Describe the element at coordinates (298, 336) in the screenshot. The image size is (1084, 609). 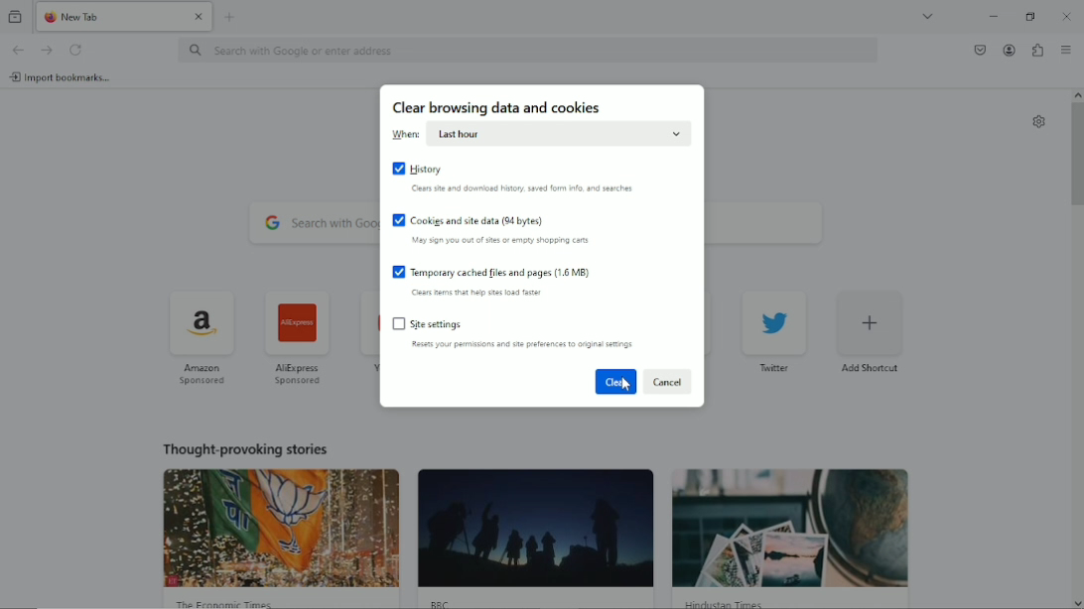
I see `AliExpress Sponsored` at that location.